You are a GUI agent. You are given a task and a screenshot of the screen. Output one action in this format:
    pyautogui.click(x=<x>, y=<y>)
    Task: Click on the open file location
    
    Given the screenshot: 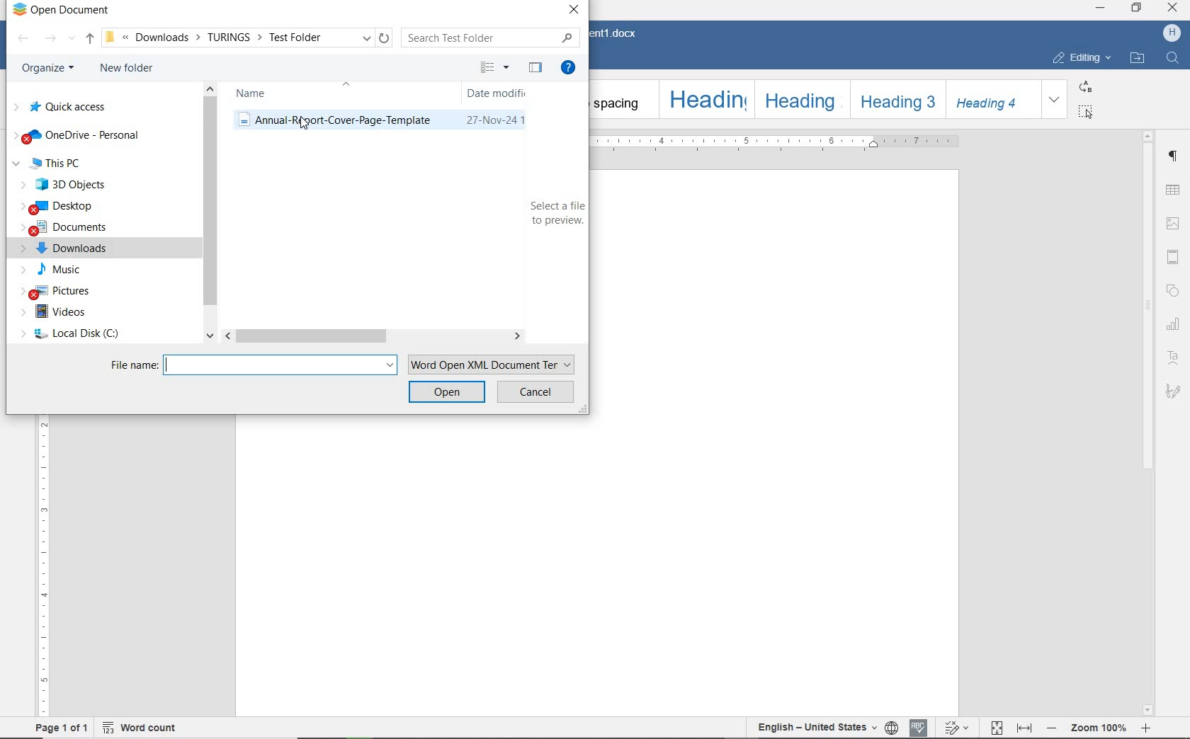 What is the action you would take?
    pyautogui.click(x=1138, y=59)
    